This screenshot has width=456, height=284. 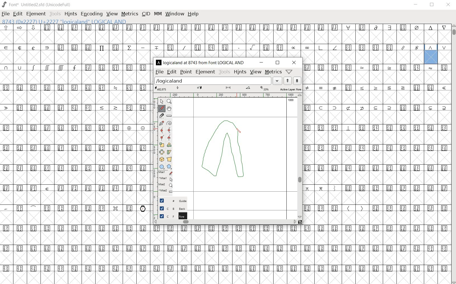 What do you see at coordinates (146, 13) in the screenshot?
I see `cid` at bounding box center [146, 13].